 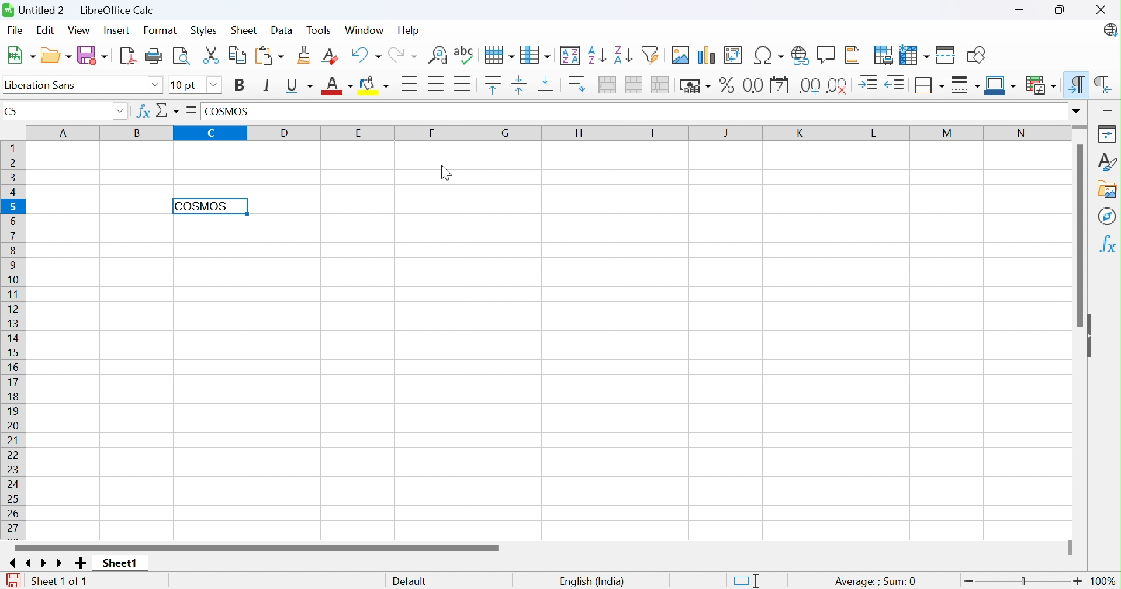 I want to click on Wrap text, so click(x=577, y=85).